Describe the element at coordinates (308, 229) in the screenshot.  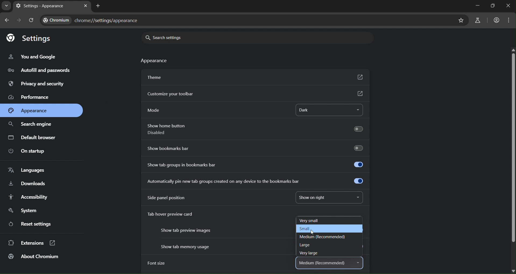
I see `small` at that location.